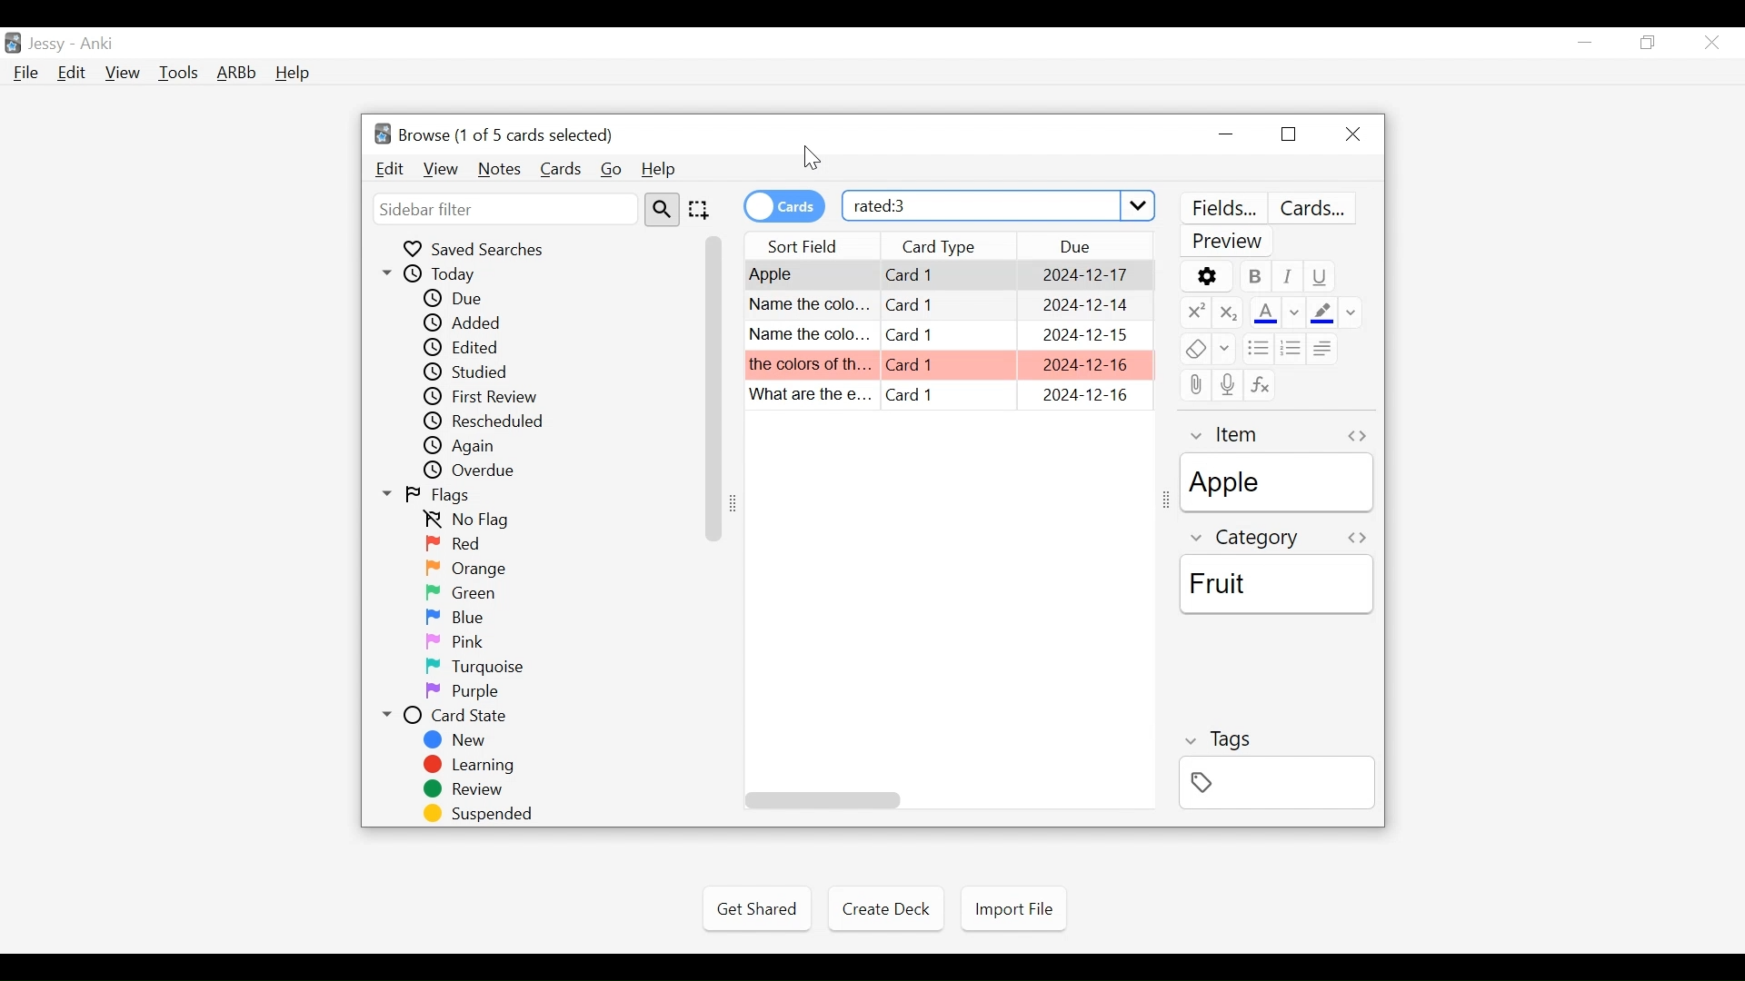 The height and width of the screenshot is (981, 1745). What do you see at coordinates (1084, 304) in the screenshot?
I see `Date` at bounding box center [1084, 304].